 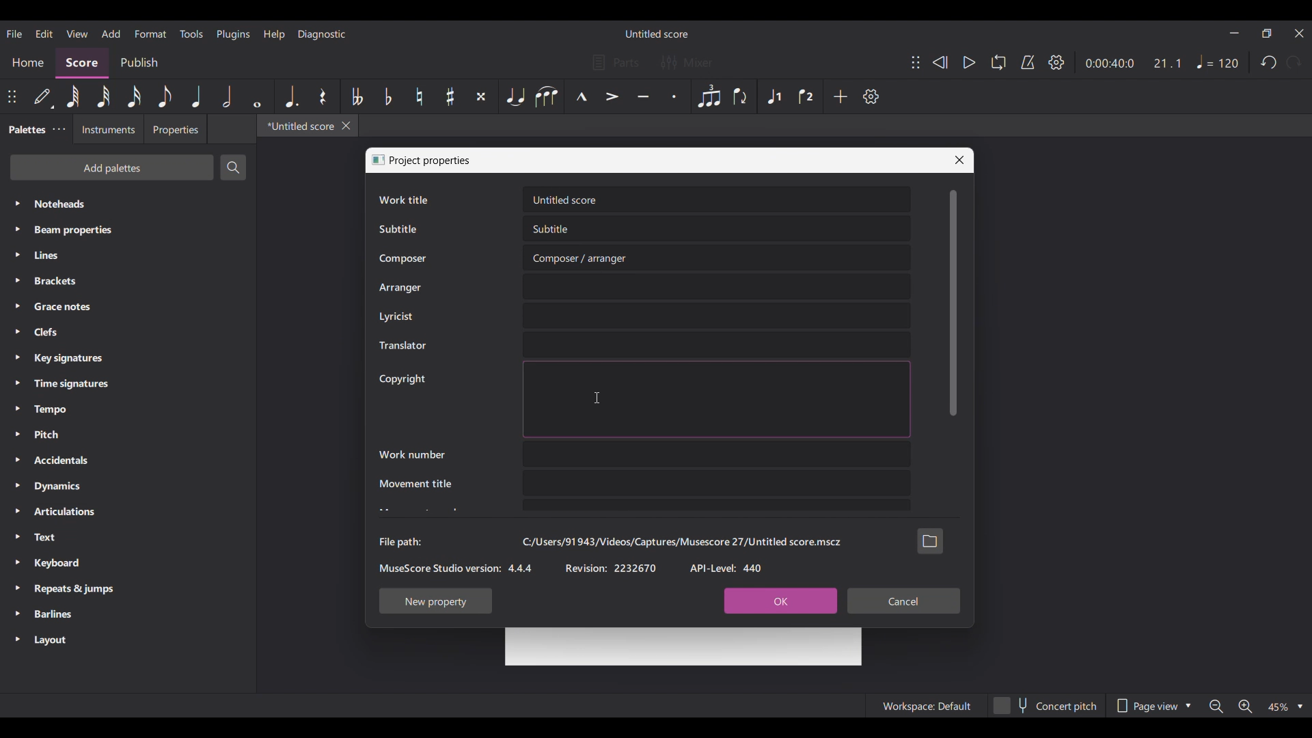 I want to click on Tenuto, so click(x=644, y=96).